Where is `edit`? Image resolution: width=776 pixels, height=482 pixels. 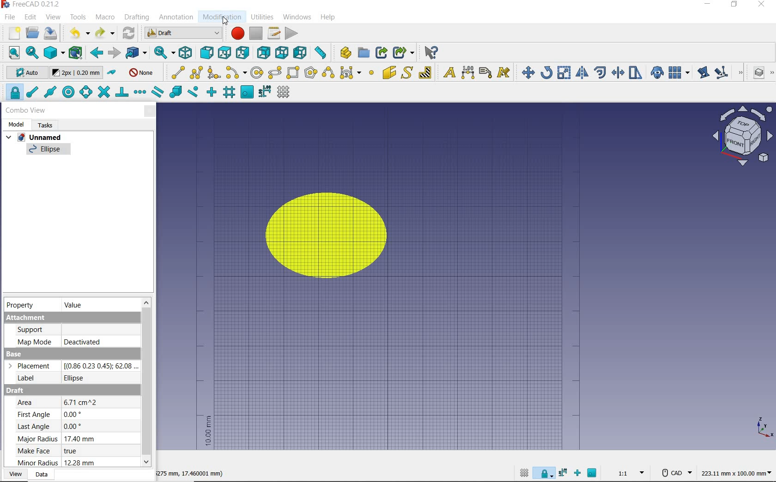
edit is located at coordinates (703, 72).